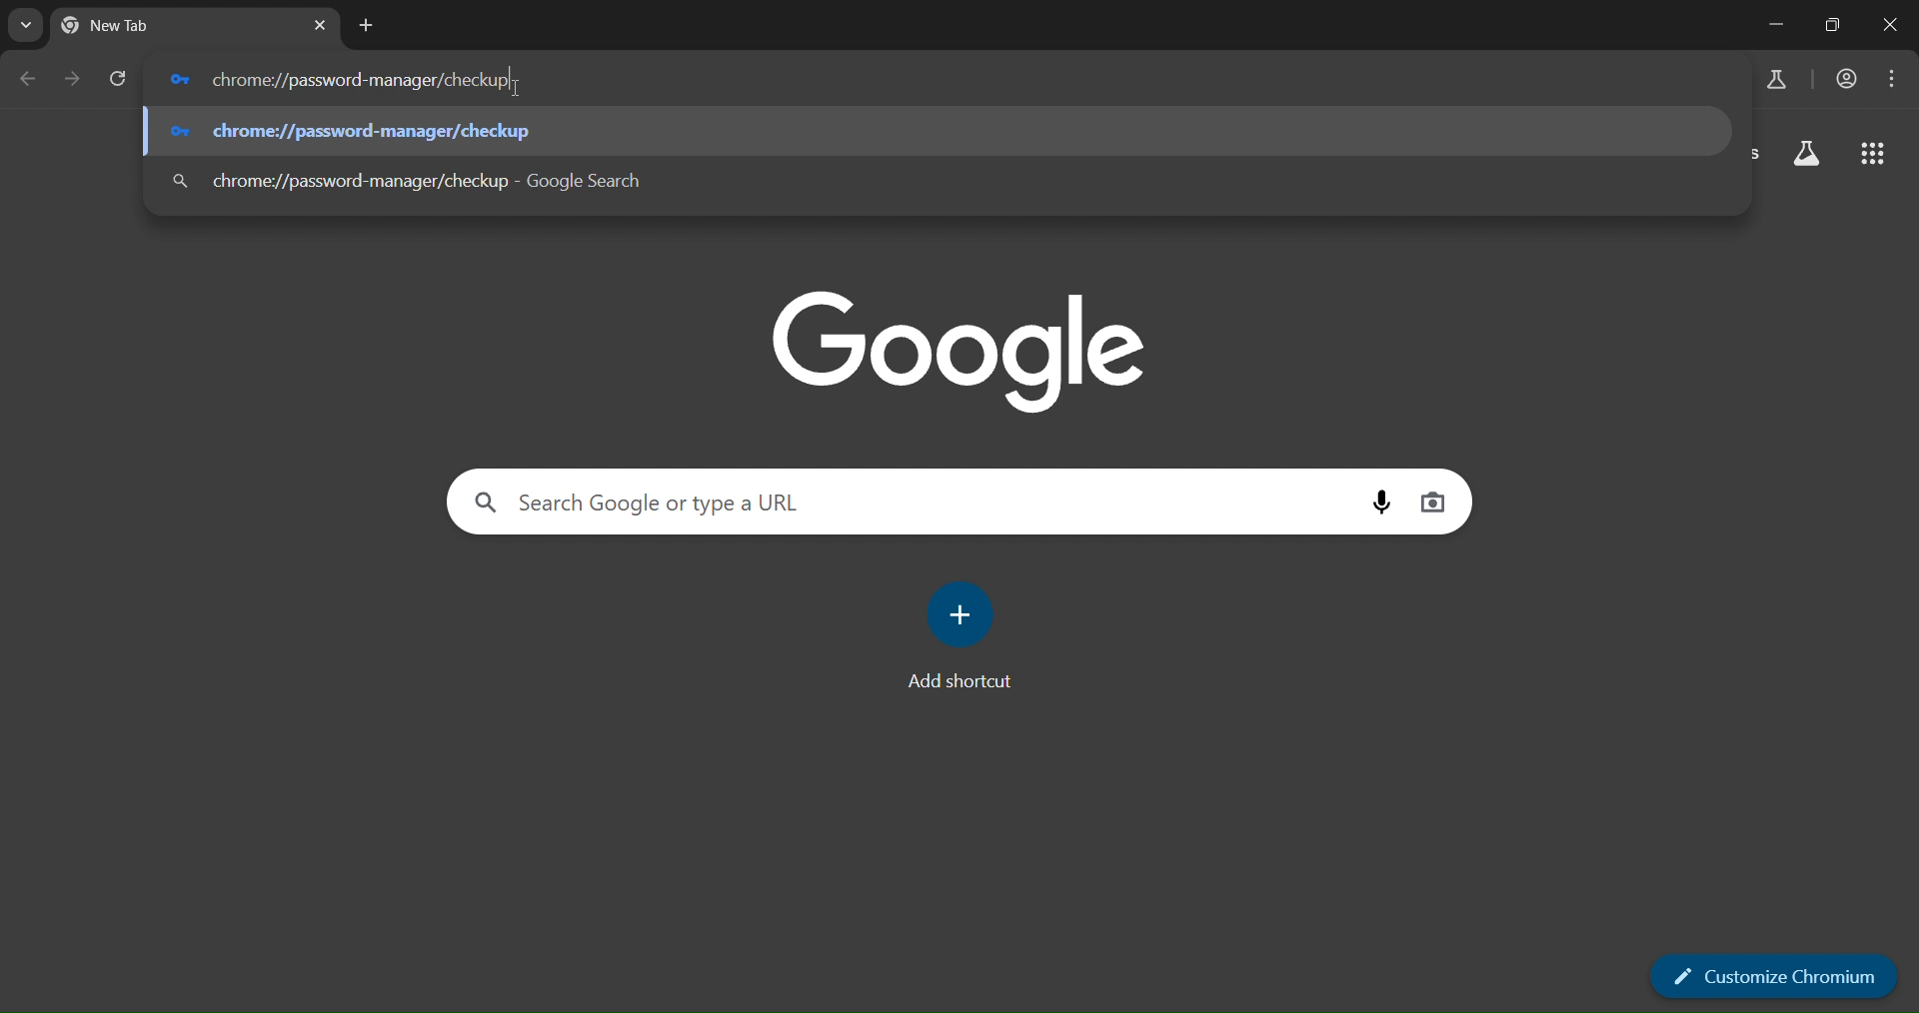  What do you see at coordinates (966, 351) in the screenshot?
I see `image` at bounding box center [966, 351].